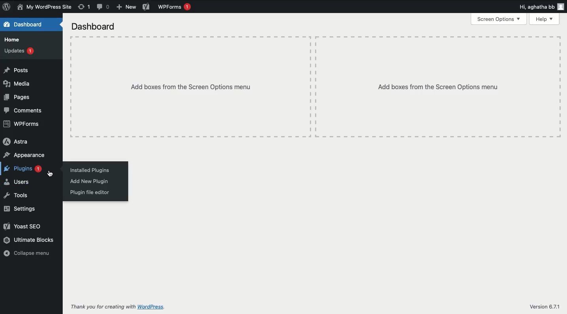 This screenshot has height=314, width=567. Describe the element at coordinates (16, 141) in the screenshot. I see `Astra` at that location.